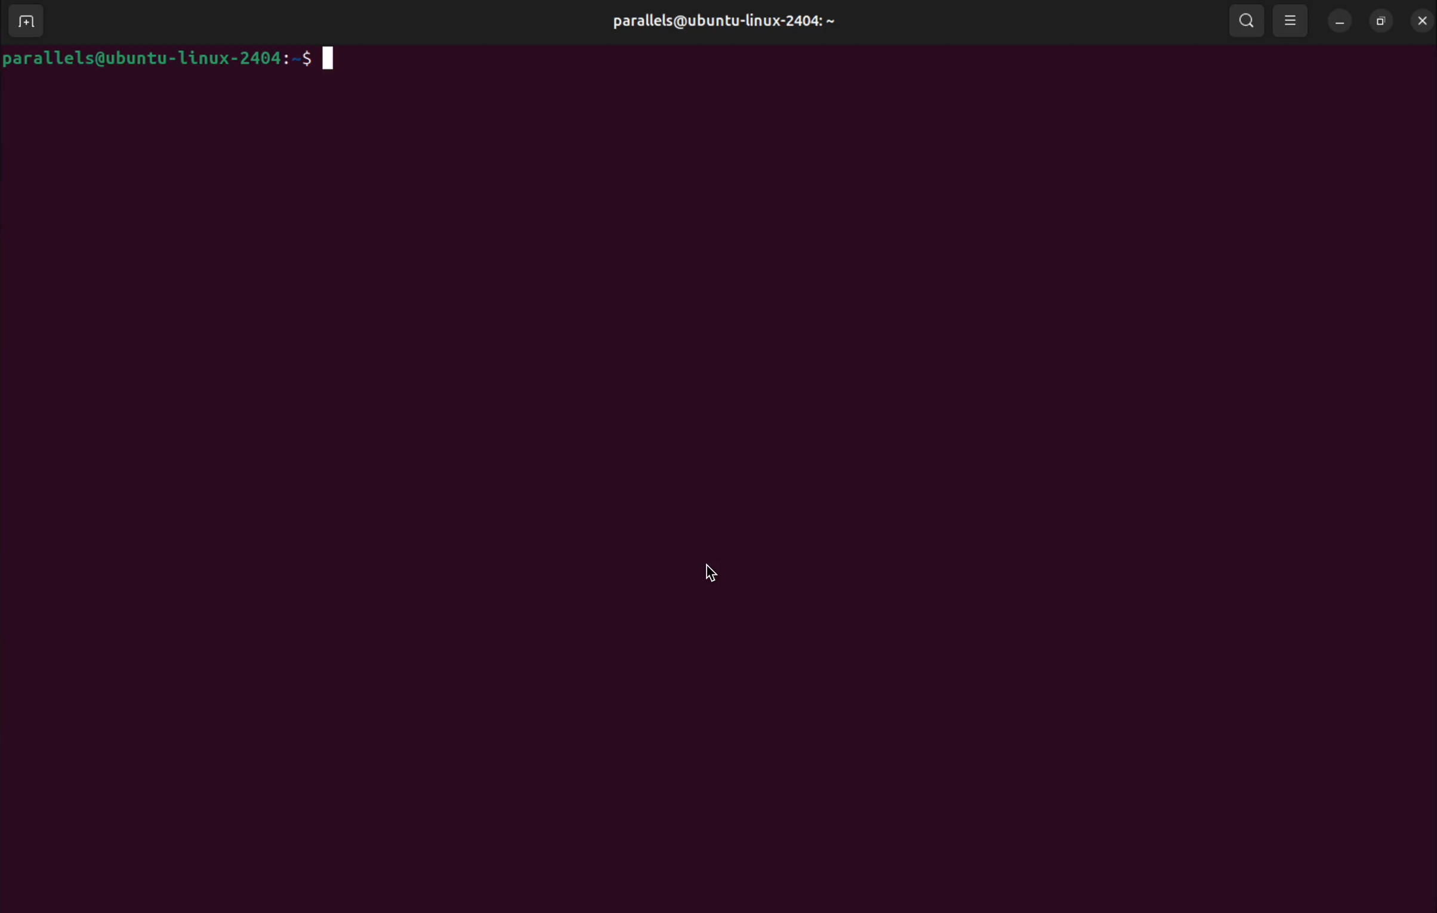  Describe the element at coordinates (1245, 20) in the screenshot. I see `search` at that location.